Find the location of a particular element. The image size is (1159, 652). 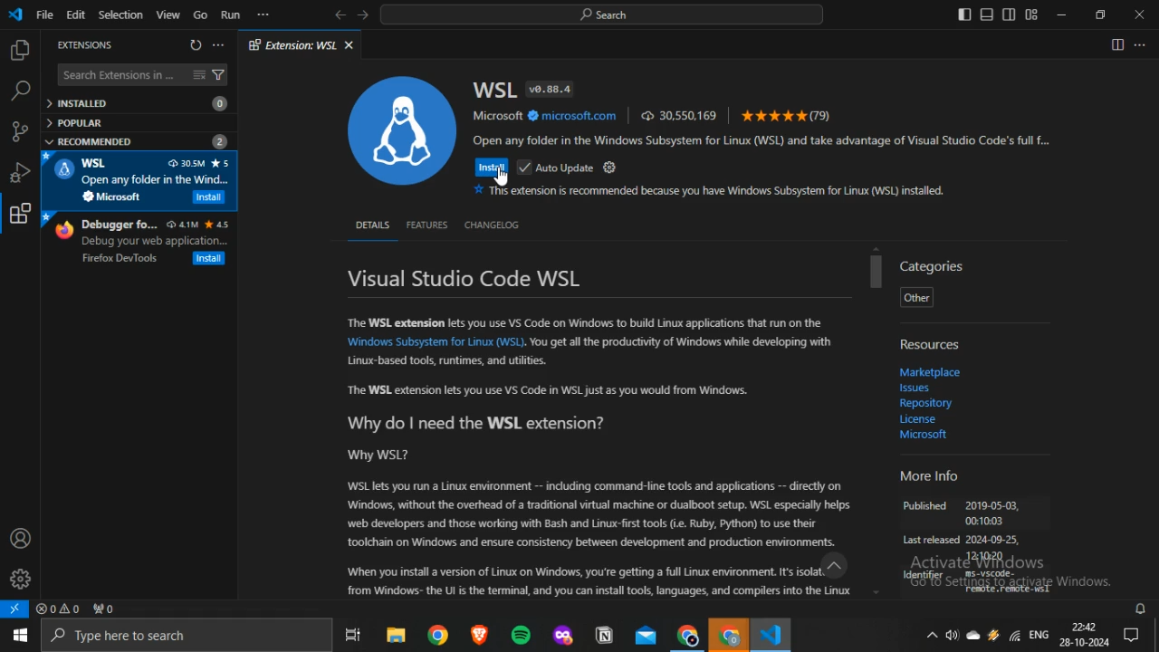

FEATURES is located at coordinates (426, 225).